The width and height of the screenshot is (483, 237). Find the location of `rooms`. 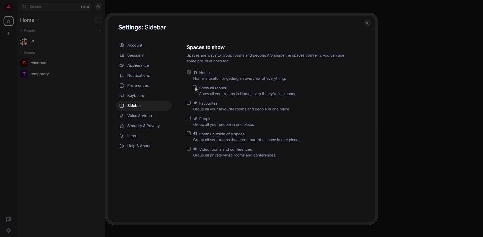

rooms is located at coordinates (30, 53).